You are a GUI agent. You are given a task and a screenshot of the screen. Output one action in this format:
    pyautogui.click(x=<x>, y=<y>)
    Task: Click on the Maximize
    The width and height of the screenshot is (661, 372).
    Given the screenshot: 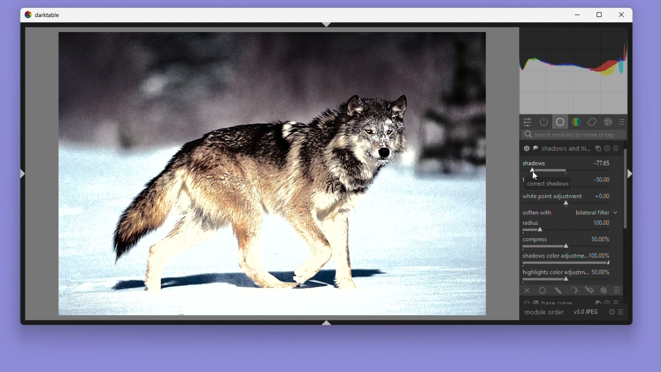 What is the action you would take?
    pyautogui.click(x=601, y=16)
    